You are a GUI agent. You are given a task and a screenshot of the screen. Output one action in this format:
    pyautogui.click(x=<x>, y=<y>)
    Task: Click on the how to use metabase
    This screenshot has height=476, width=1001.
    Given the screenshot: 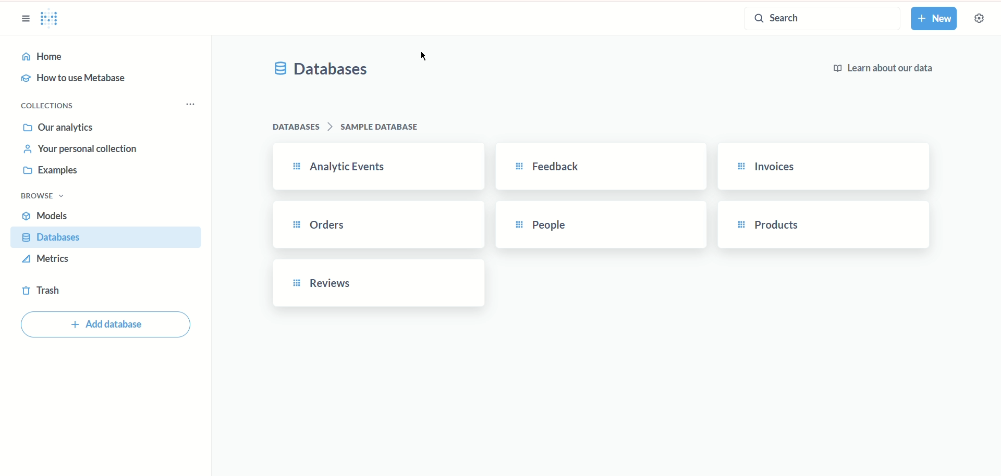 What is the action you would take?
    pyautogui.click(x=73, y=79)
    